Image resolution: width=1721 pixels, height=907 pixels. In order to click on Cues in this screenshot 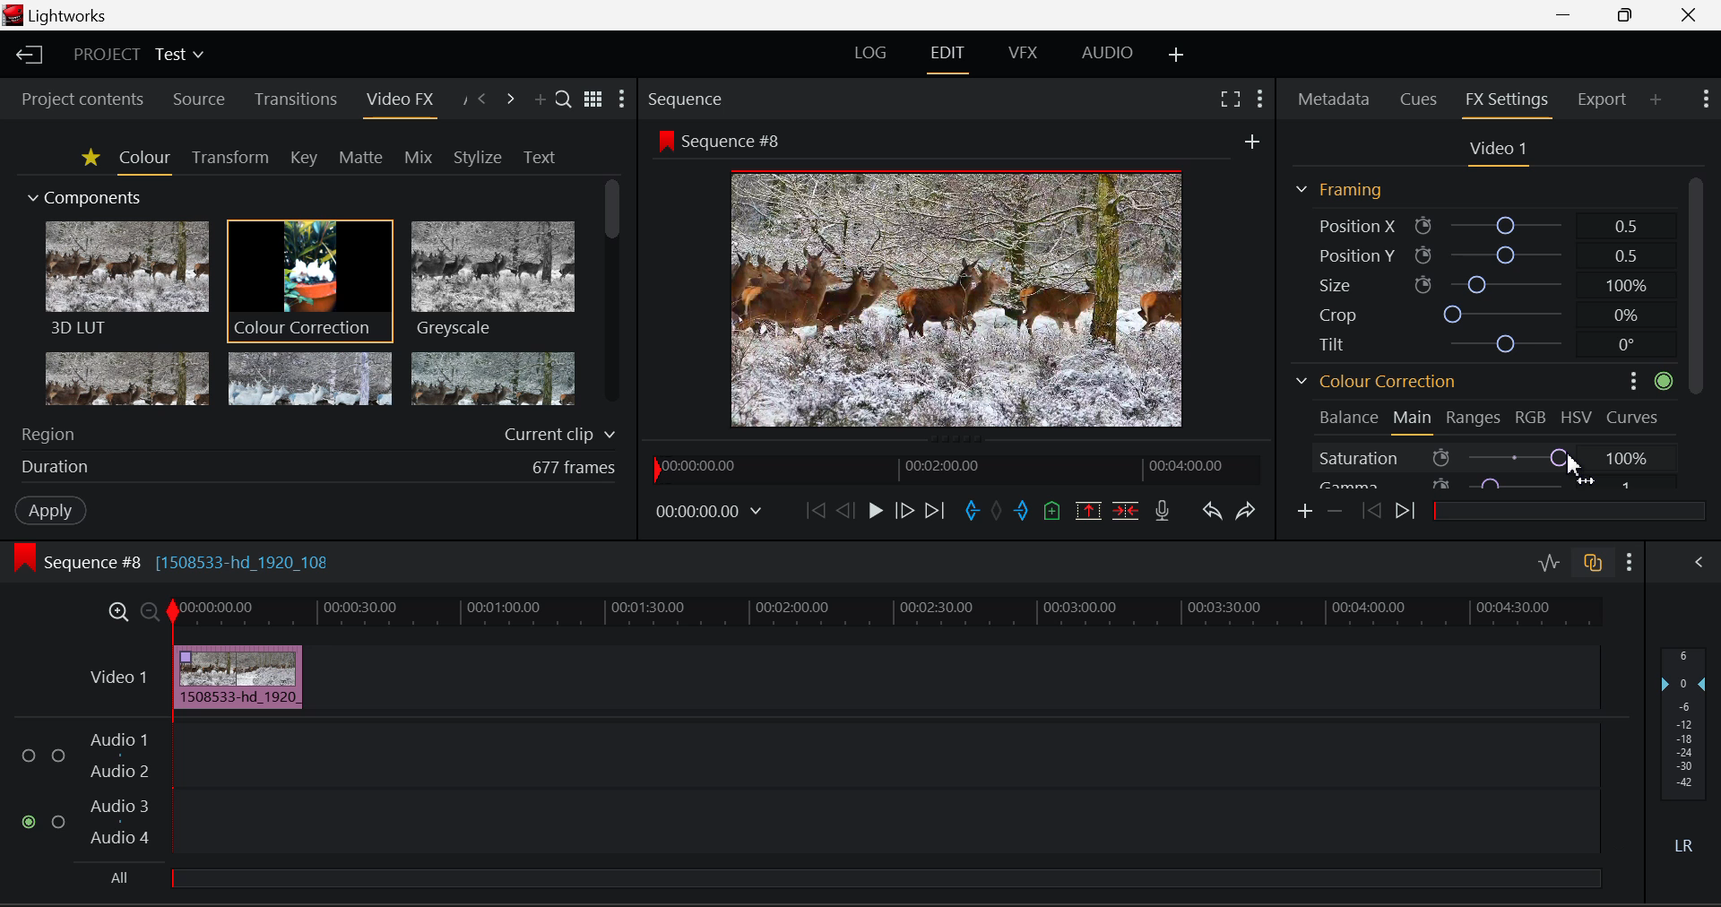, I will do `click(1418, 99)`.